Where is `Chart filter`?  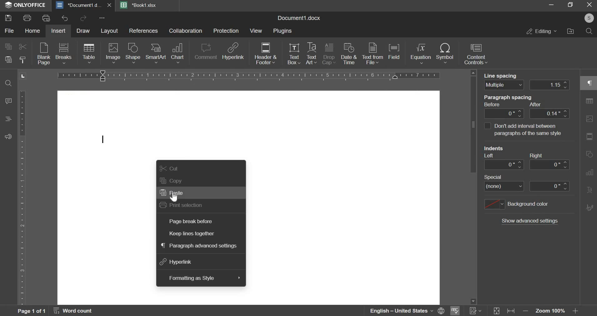 Chart filter is located at coordinates (589, 225).